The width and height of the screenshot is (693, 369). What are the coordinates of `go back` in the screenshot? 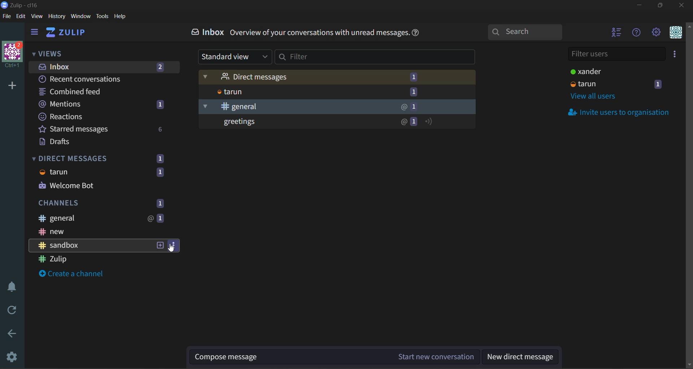 It's located at (11, 333).